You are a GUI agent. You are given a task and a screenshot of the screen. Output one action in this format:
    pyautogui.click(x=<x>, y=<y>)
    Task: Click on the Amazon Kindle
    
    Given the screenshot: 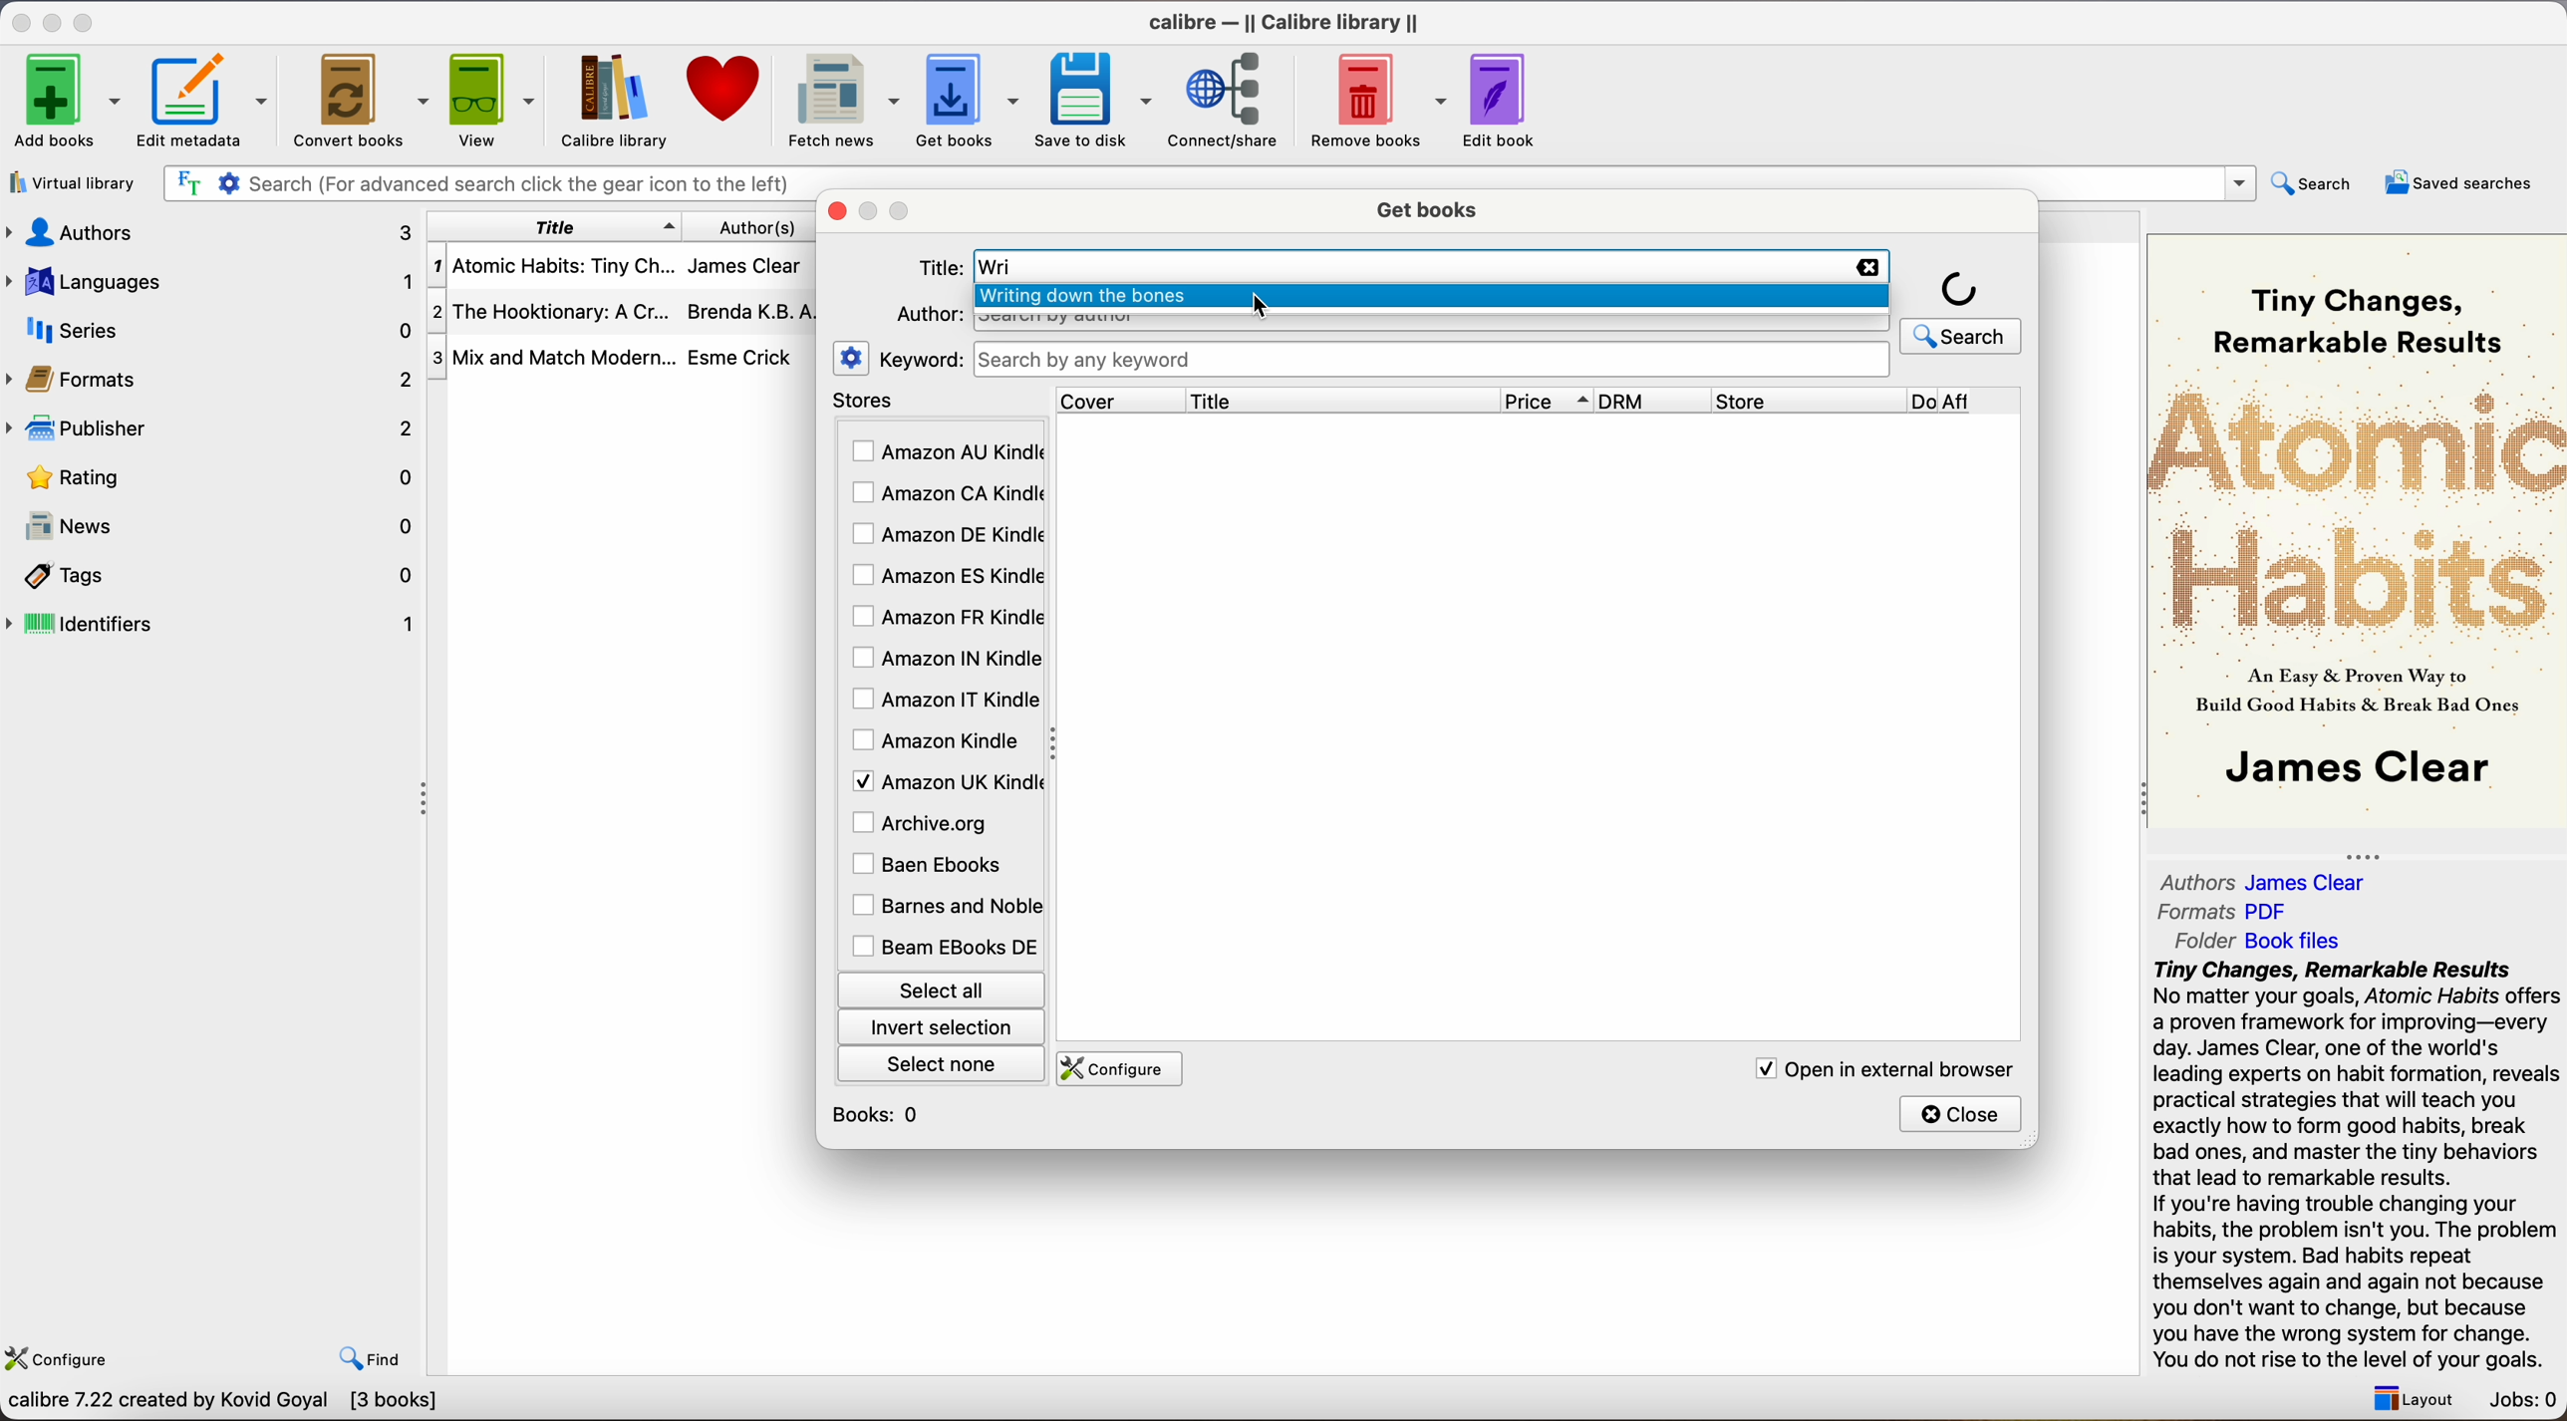 What is the action you would take?
    pyautogui.click(x=939, y=740)
    